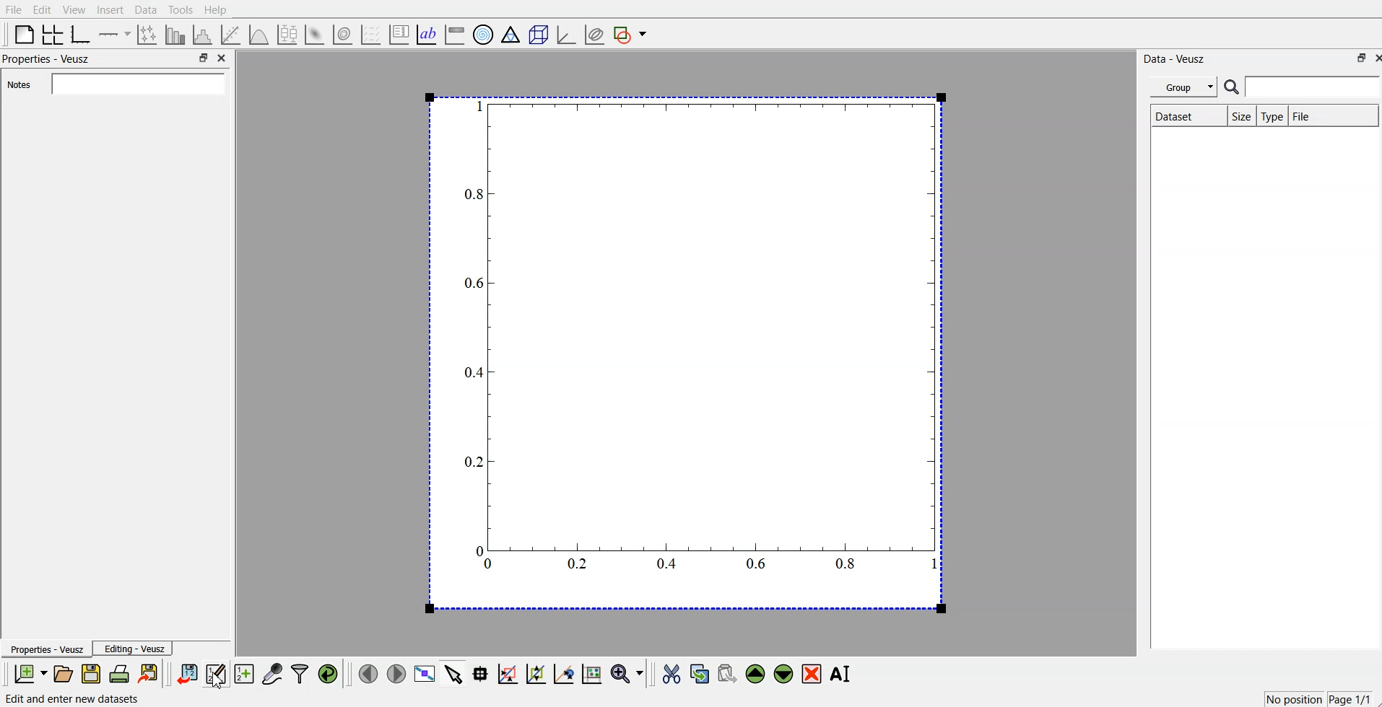 This screenshot has height=707, width=1382. What do you see at coordinates (673, 674) in the screenshot?
I see `cut the selected widgets` at bounding box center [673, 674].